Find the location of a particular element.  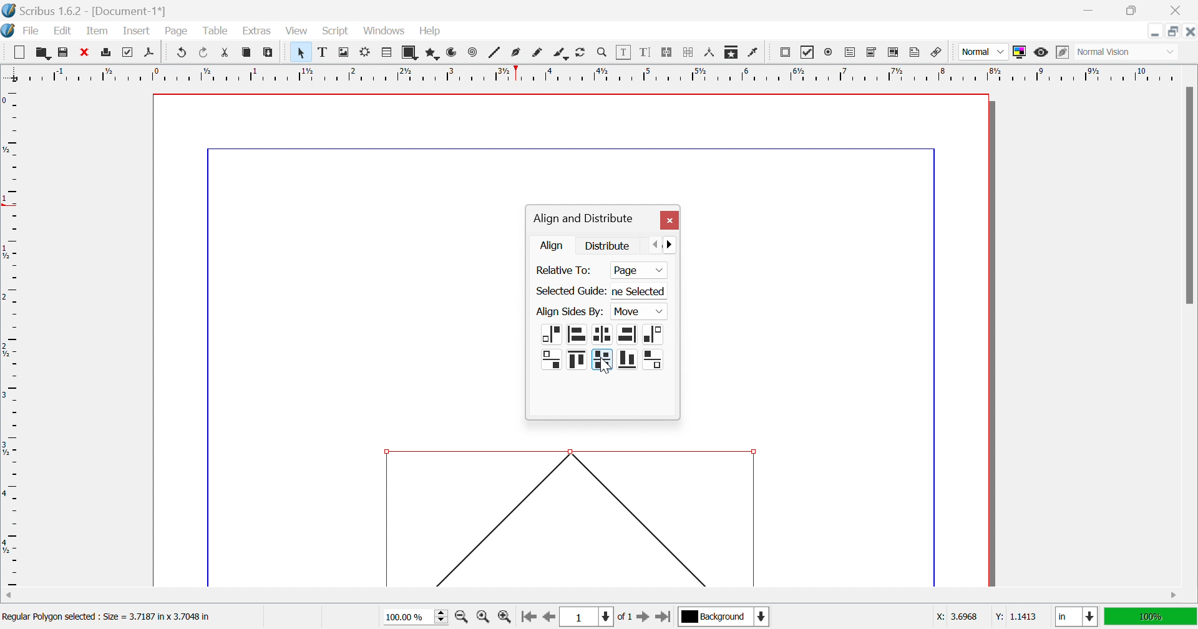

Align is located at coordinates (553, 245).